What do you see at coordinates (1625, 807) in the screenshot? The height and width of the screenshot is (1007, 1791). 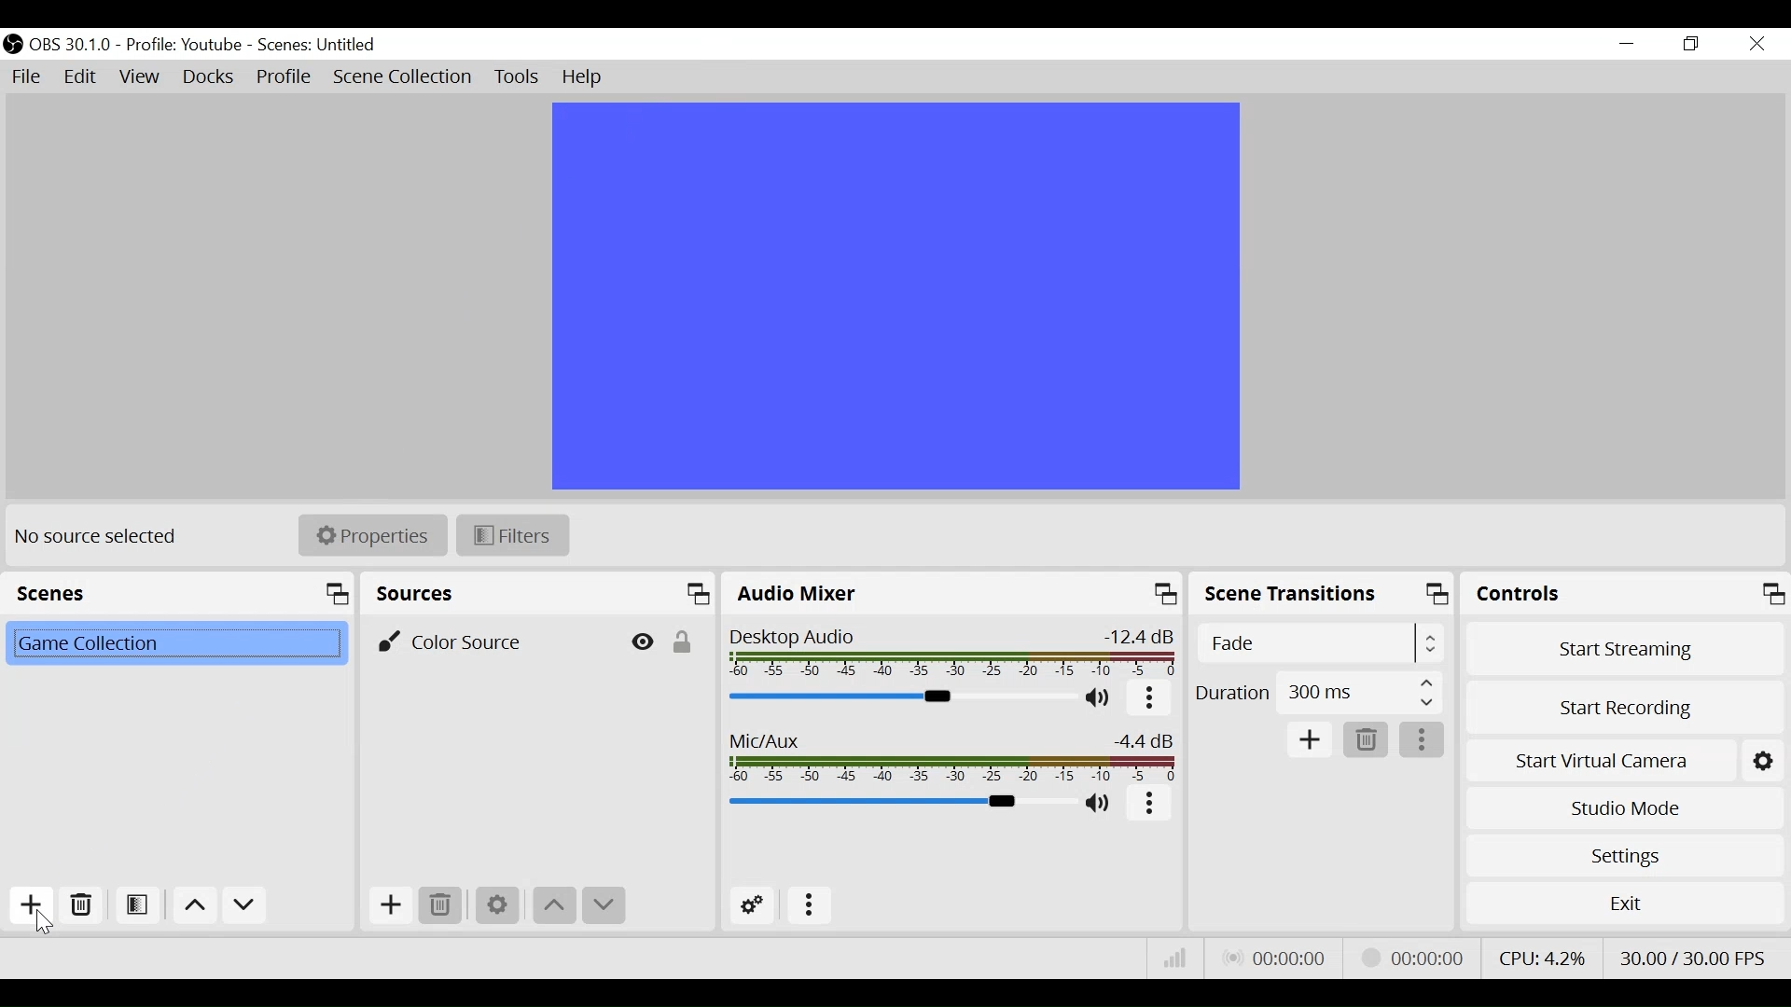 I see `Studio Mode` at bounding box center [1625, 807].